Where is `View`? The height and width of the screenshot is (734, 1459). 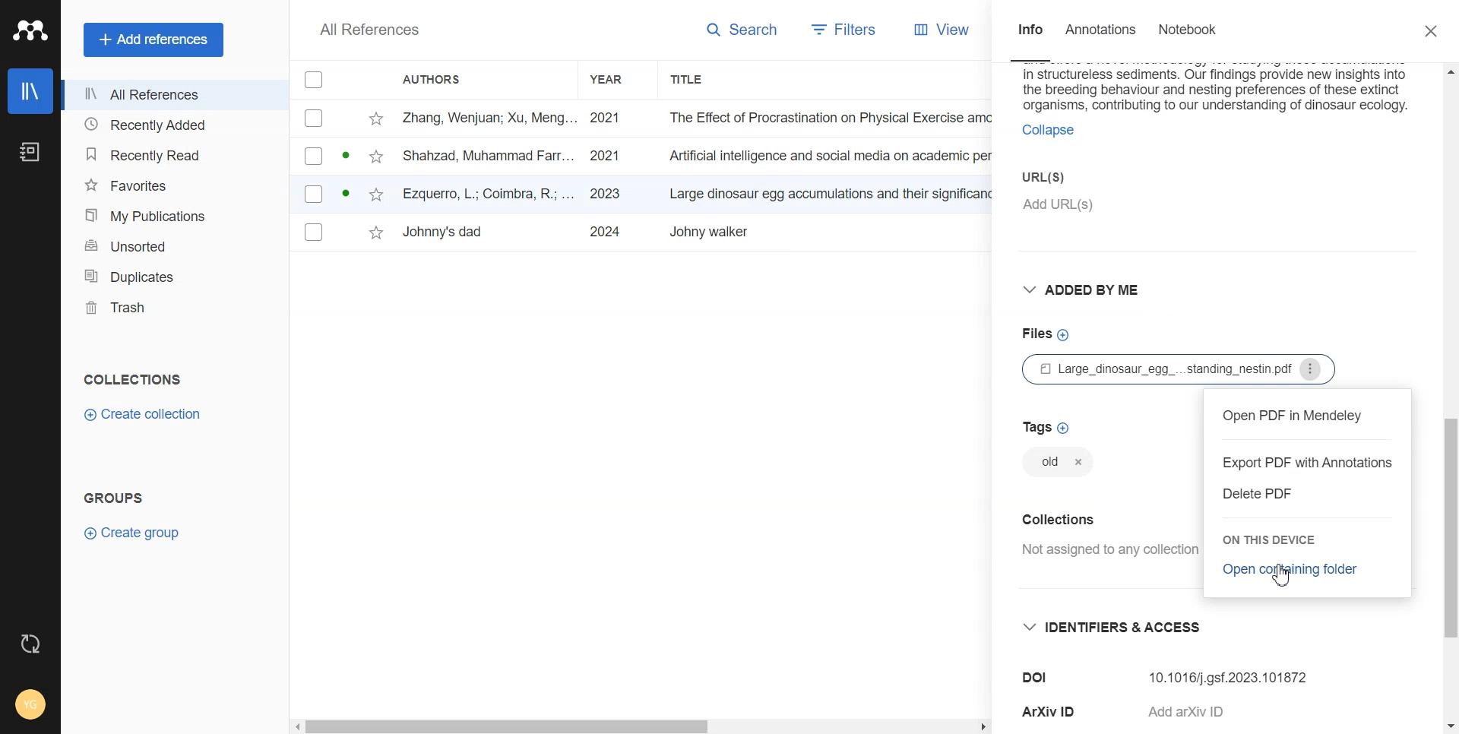 View is located at coordinates (948, 29).